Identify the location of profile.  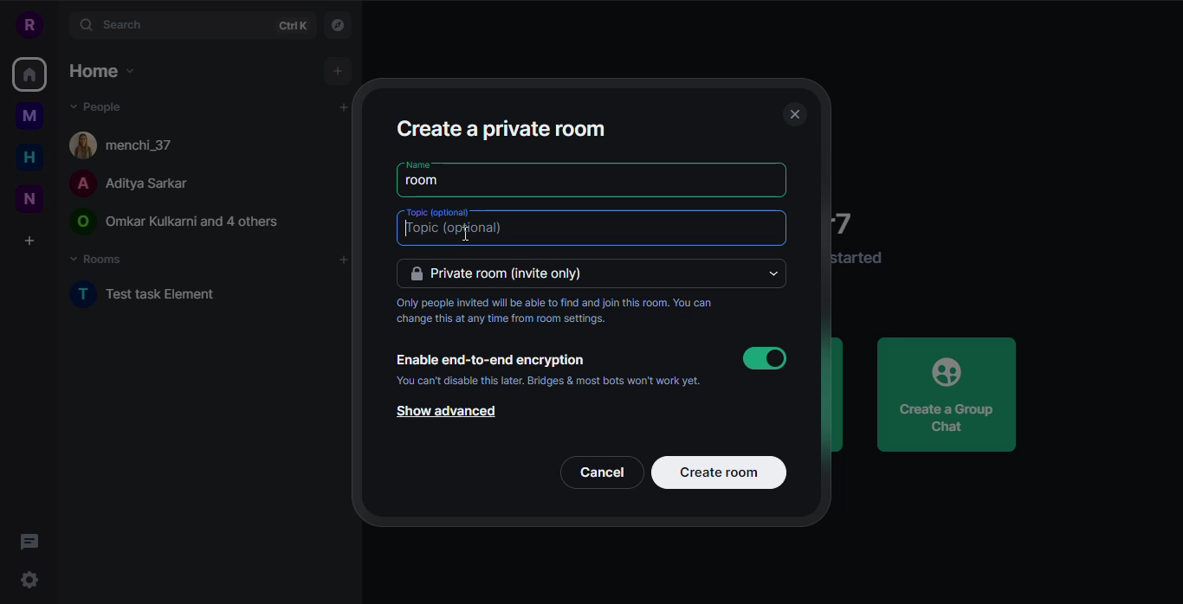
(28, 23).